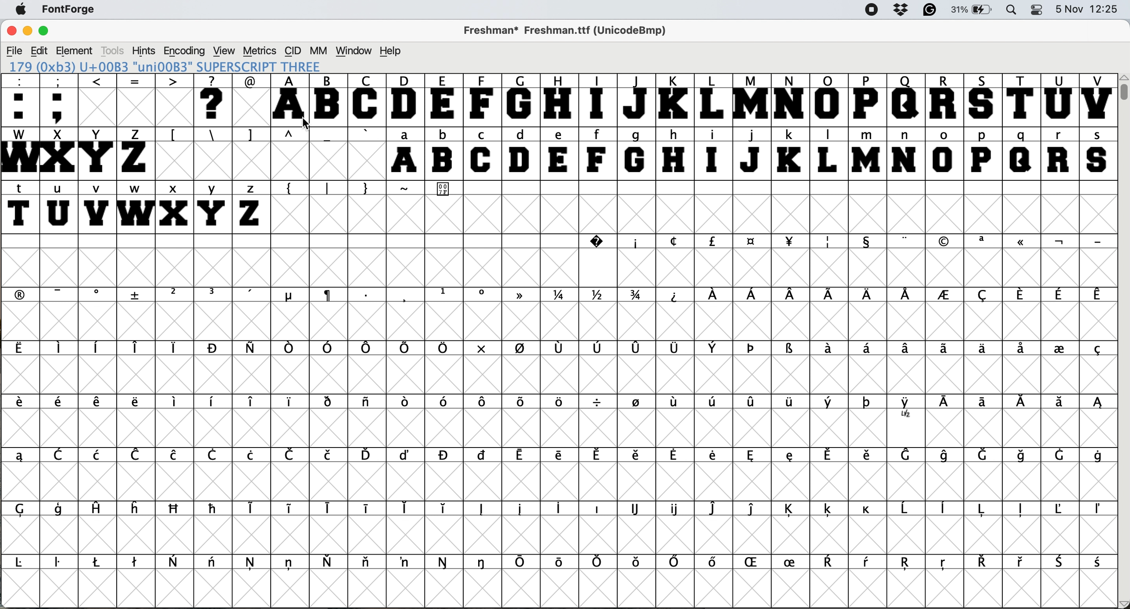 The width and height of the screenshot is (1130, 609). What do you see at coordinates (829, 100) in the screenshot?
I see `O` at bounding box center [829, 100].